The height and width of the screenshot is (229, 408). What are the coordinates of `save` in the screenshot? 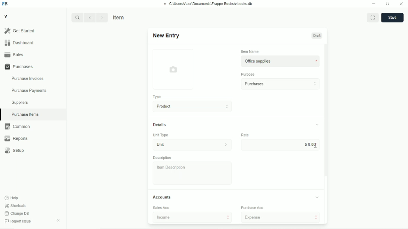 It's located at (393, 18).